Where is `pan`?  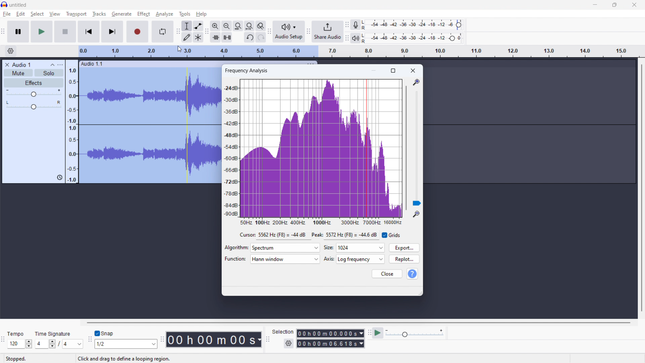 pan is located at coordinates (33, 105).